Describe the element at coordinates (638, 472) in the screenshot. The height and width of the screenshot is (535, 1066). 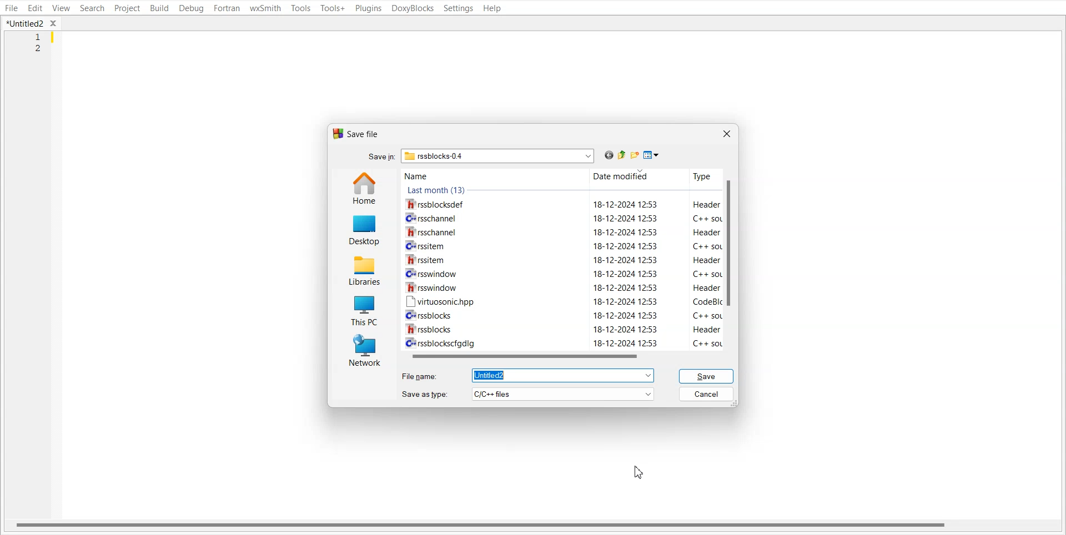
I see `Cursor` at that location.